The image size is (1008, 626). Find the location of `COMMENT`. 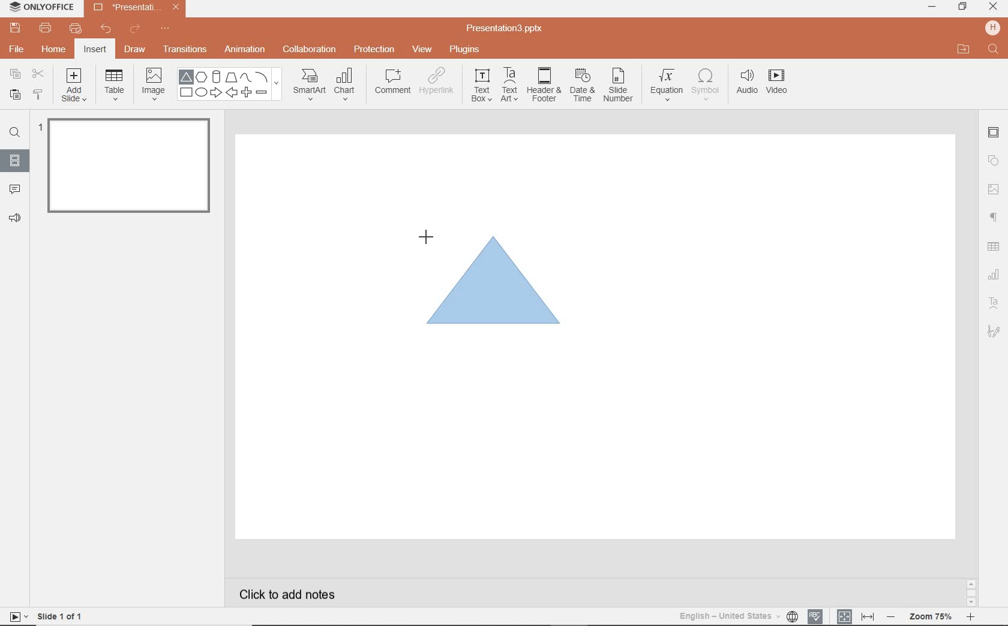

COMMENT is located at coordinates (392, 85).